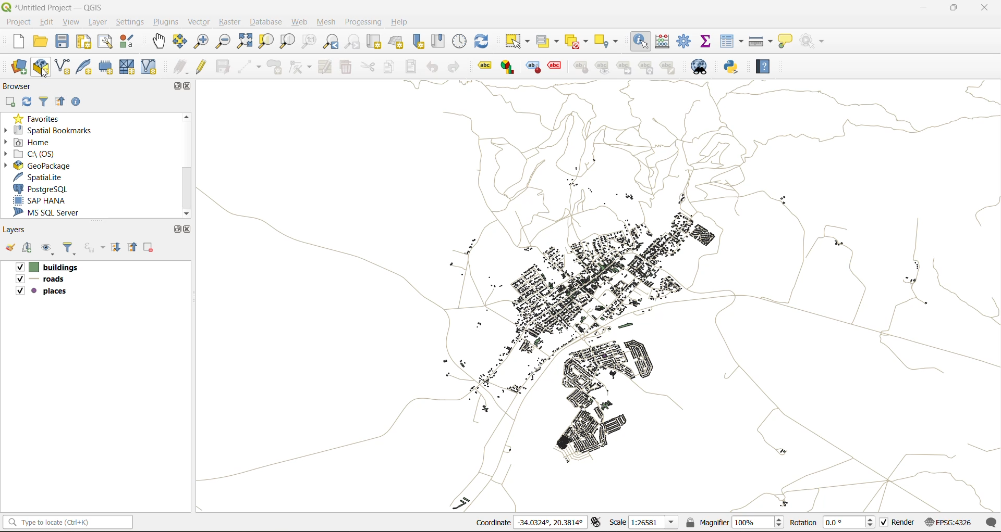  What do you see at coordinates (992, 522) in the screenshot?
I see `log messages` at bounding box center [992, 522].